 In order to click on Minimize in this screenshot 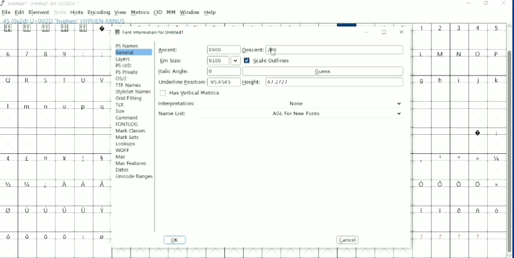, I will do `click(367, 32)`.